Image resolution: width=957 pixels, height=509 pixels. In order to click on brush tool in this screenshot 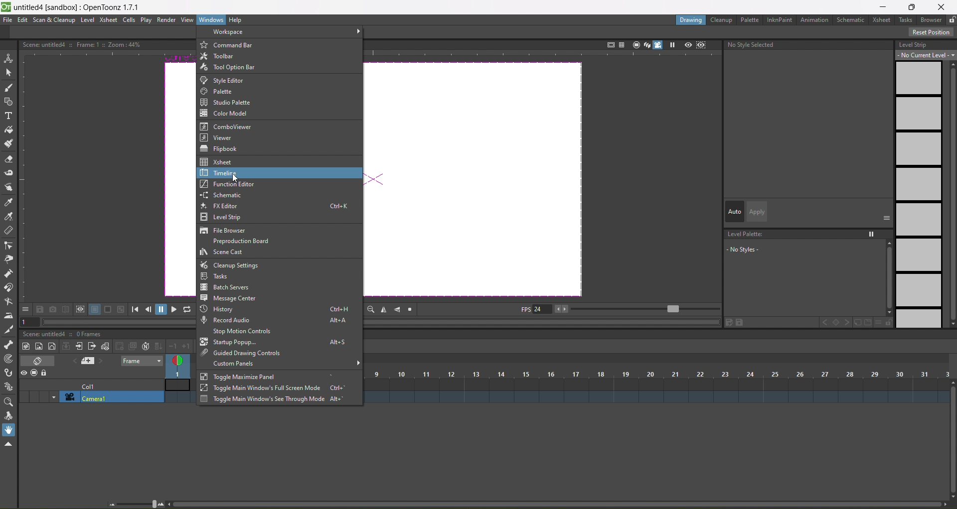, I will do `click(9, 88)`.